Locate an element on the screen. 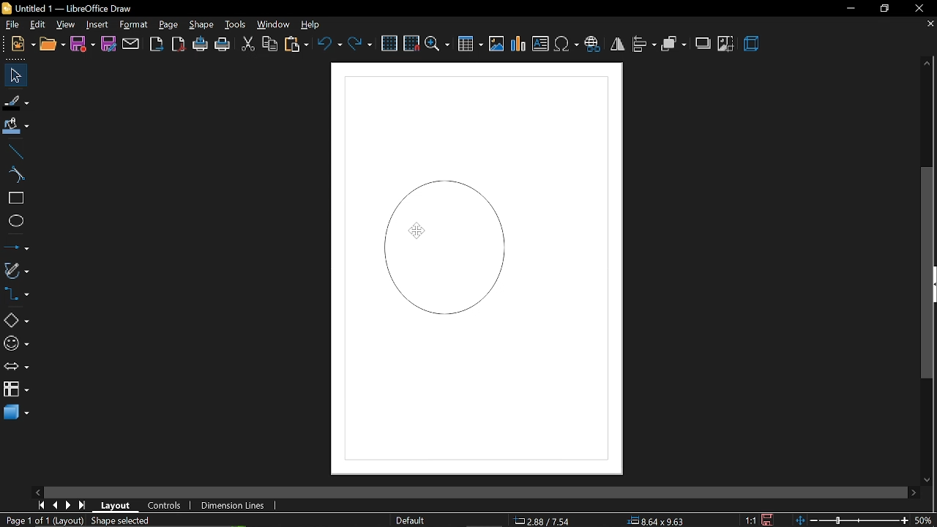 The width and height of the screenshot is (937, 527). minimize is located at coordinates (851, 9).